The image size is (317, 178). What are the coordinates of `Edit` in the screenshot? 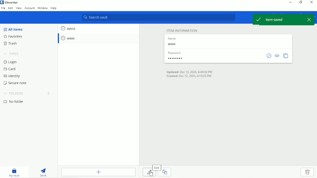 It's located at (157, 168).